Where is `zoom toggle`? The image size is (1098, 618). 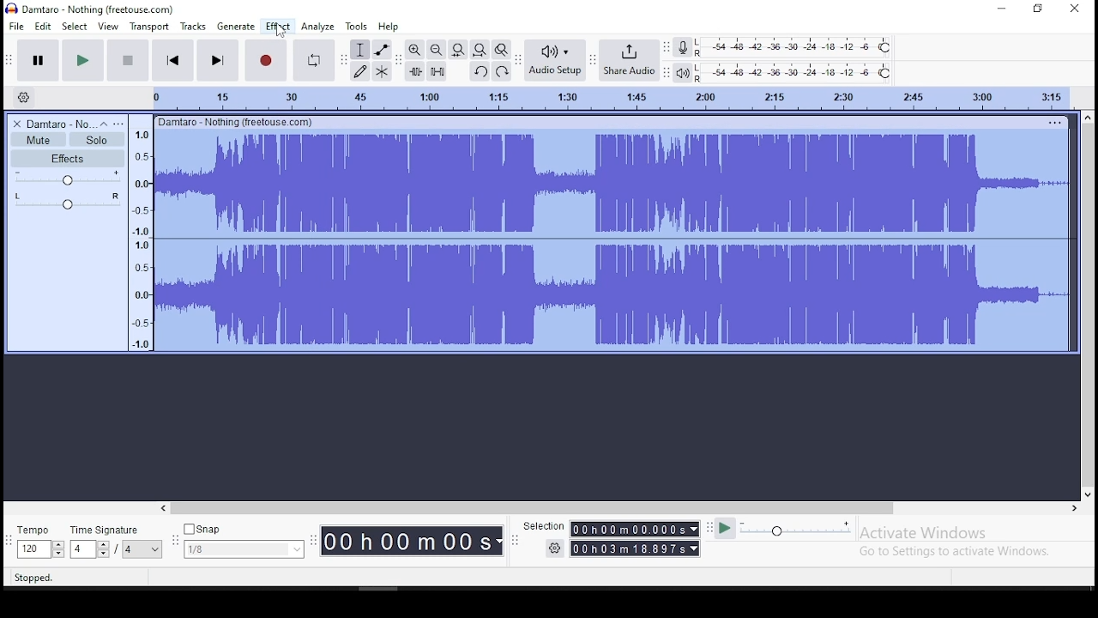
zoom toggle is located at coordinates (501, 50).